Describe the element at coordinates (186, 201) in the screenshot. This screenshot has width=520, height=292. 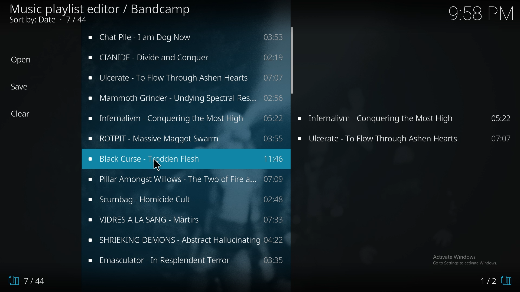
I see `music` at that location.